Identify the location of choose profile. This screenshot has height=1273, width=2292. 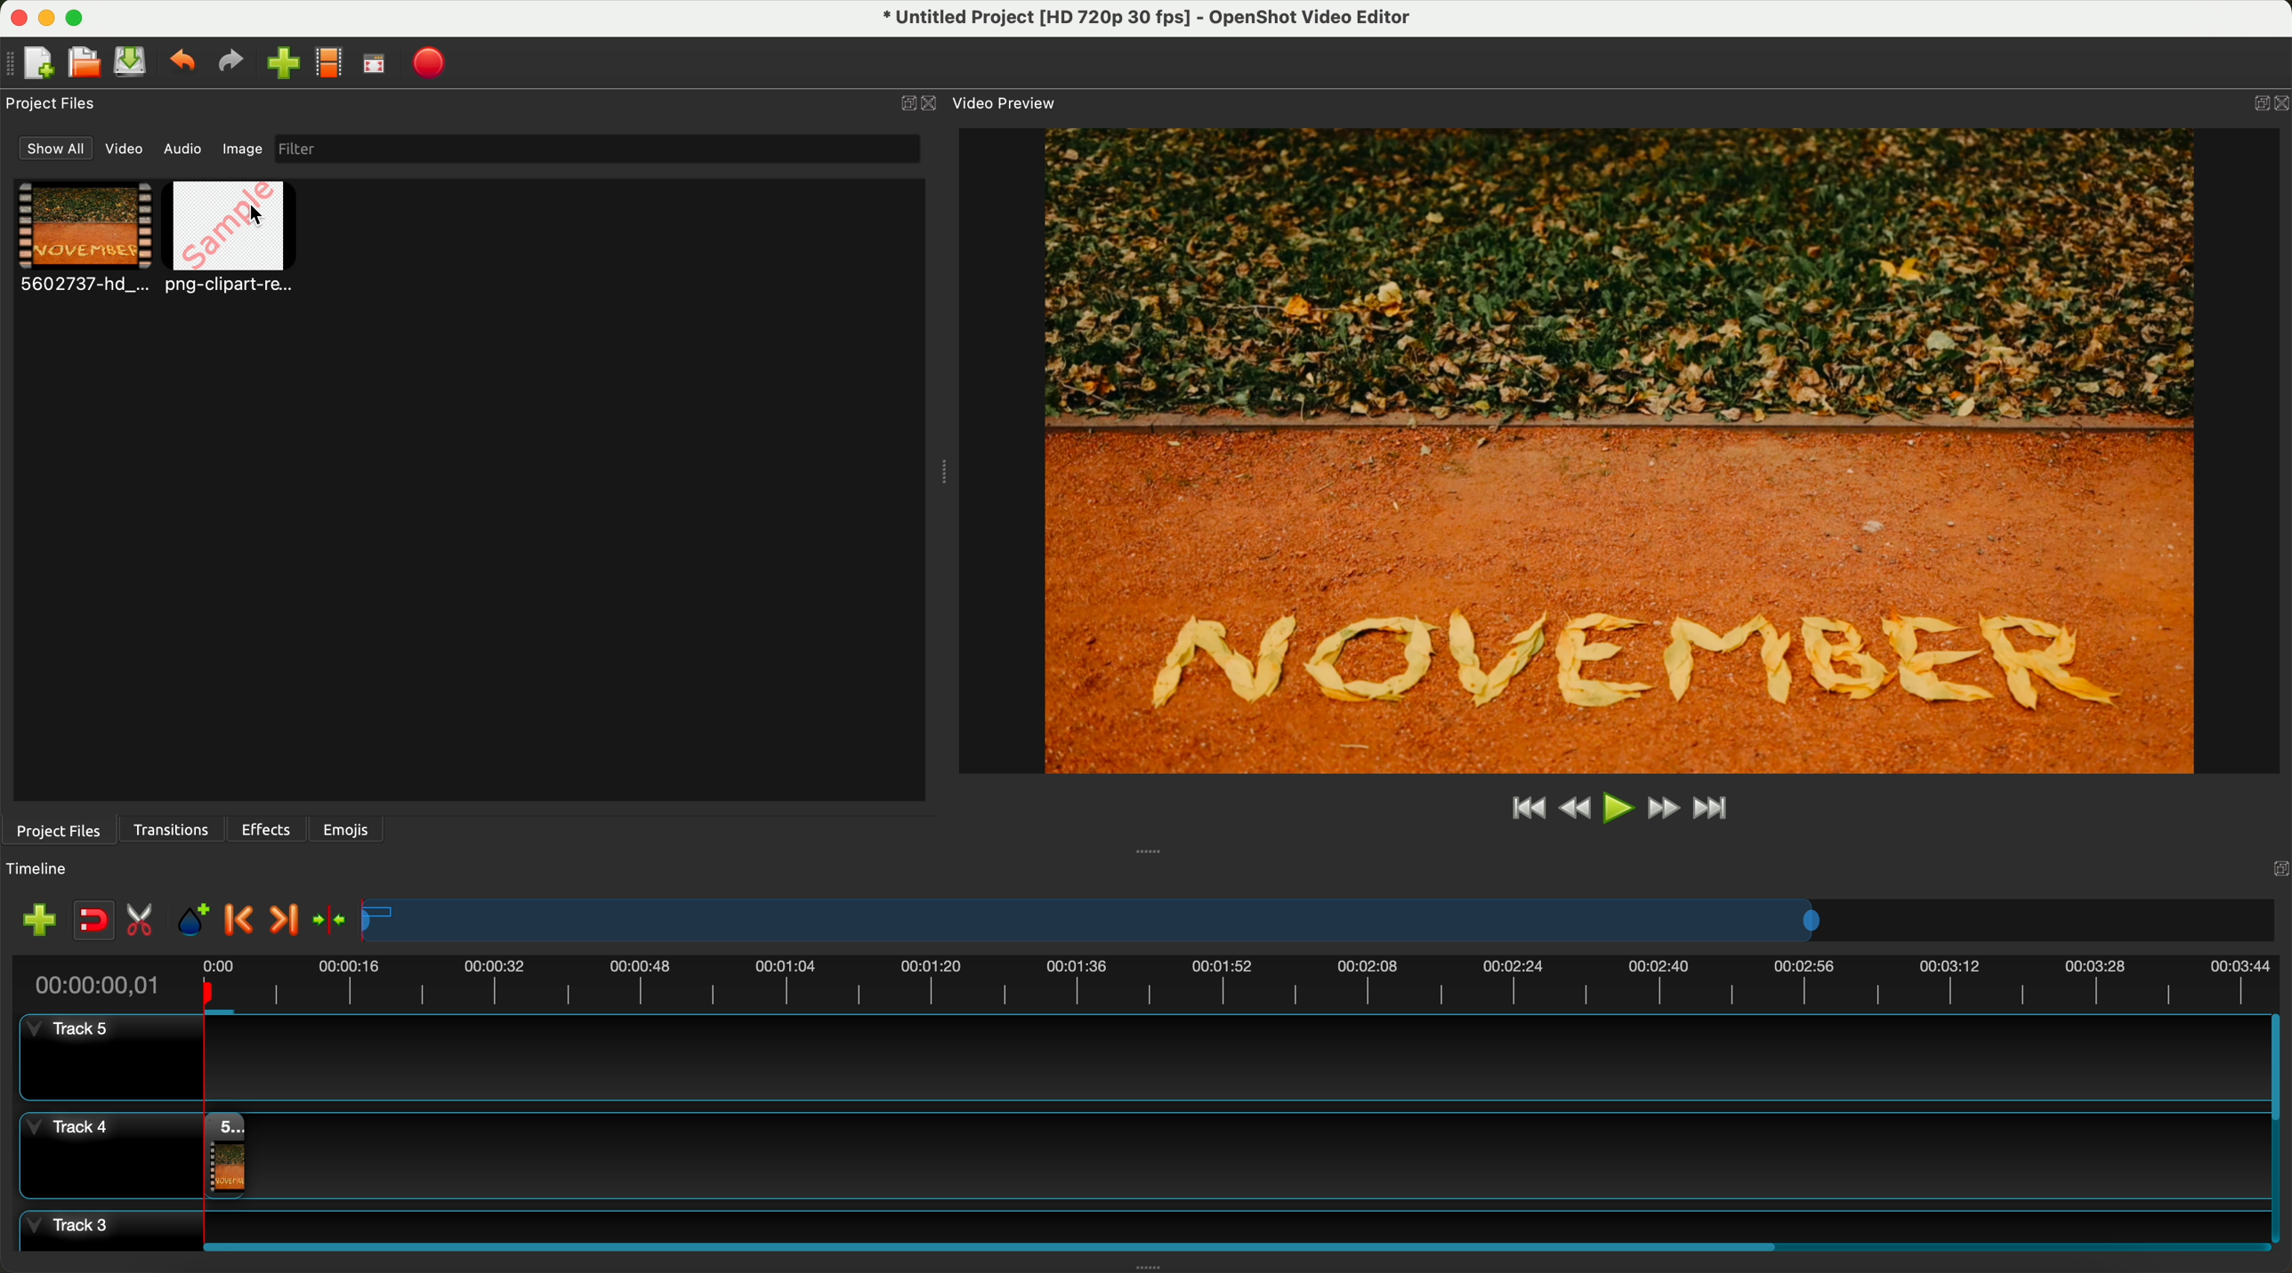
(334, 66).